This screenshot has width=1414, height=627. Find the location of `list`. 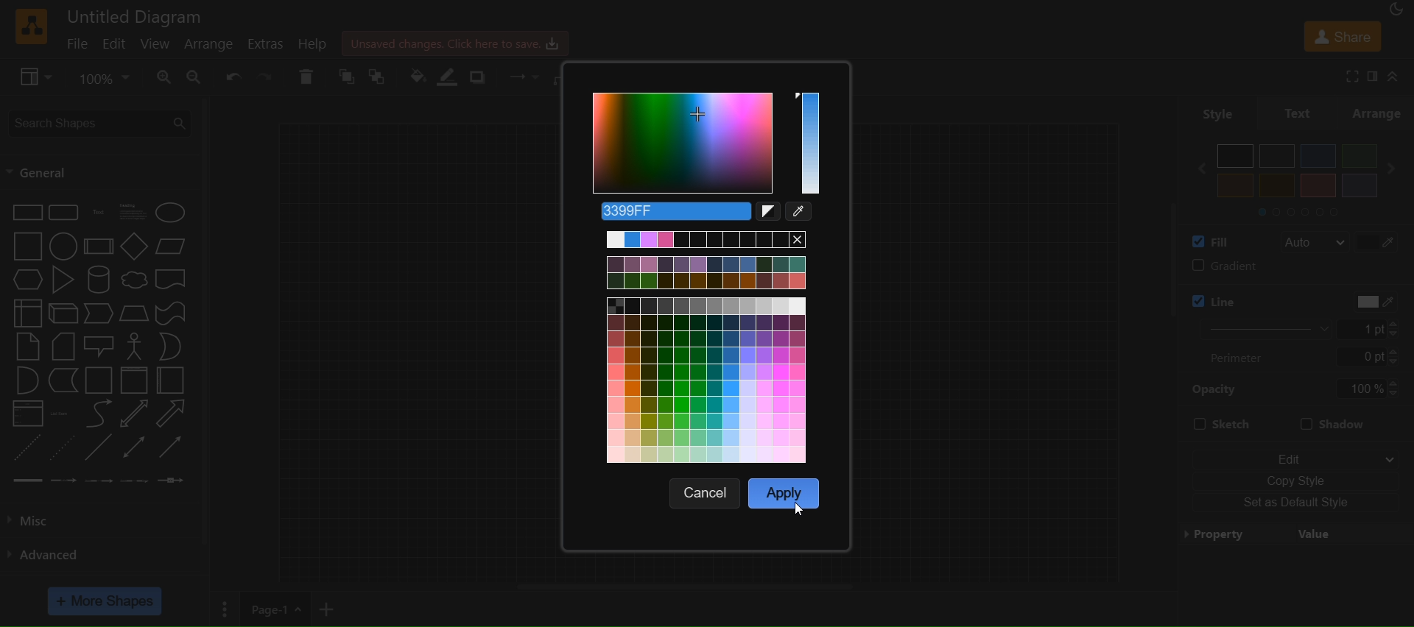

list is located at coordinates (27, 415).